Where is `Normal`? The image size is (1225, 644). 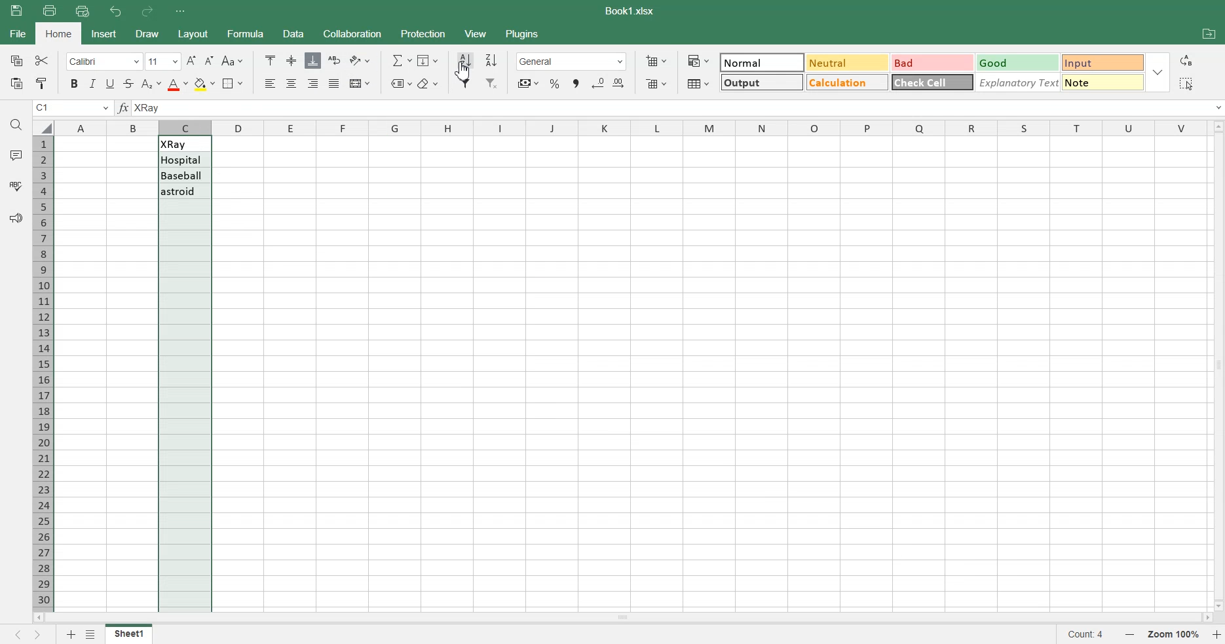
Normal is located at coordinates (762, 60).